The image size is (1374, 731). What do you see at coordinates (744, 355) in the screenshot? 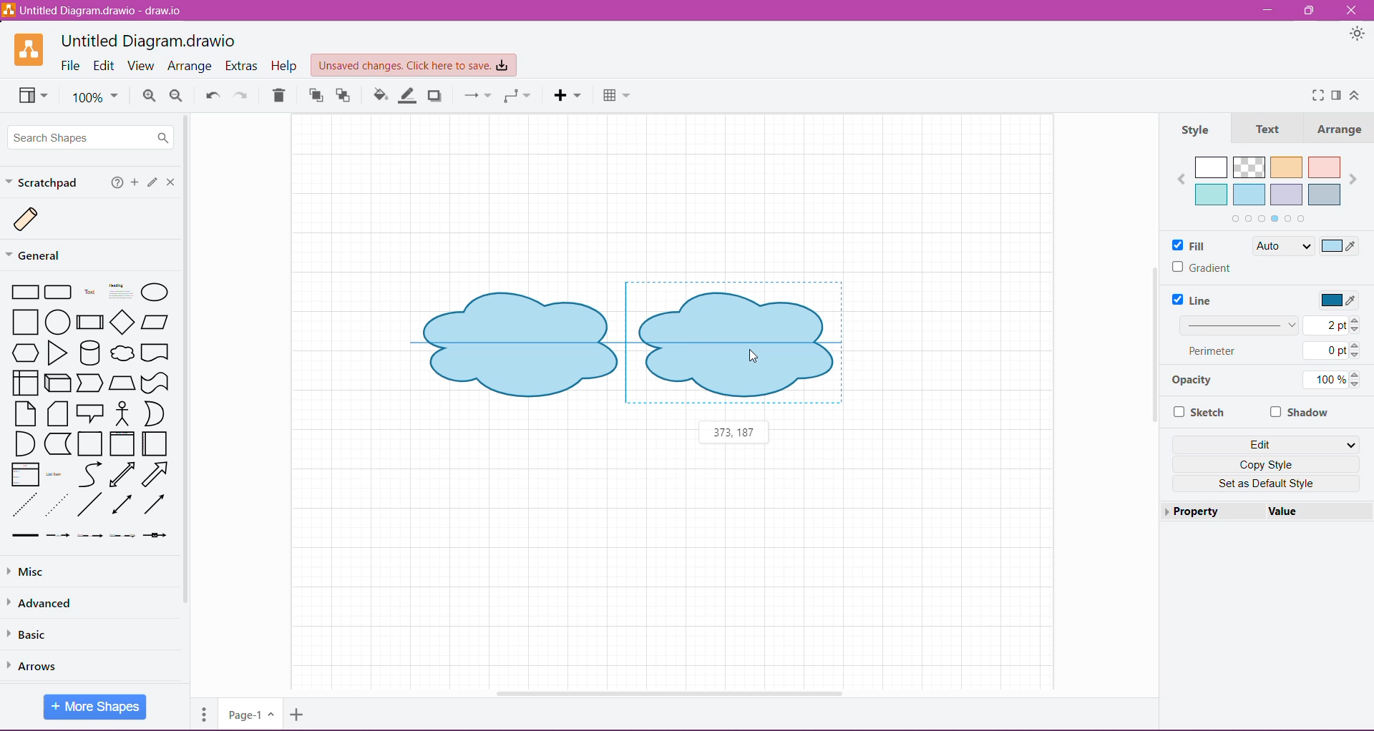
I see `Cursor` at bounding box center [744, 355].